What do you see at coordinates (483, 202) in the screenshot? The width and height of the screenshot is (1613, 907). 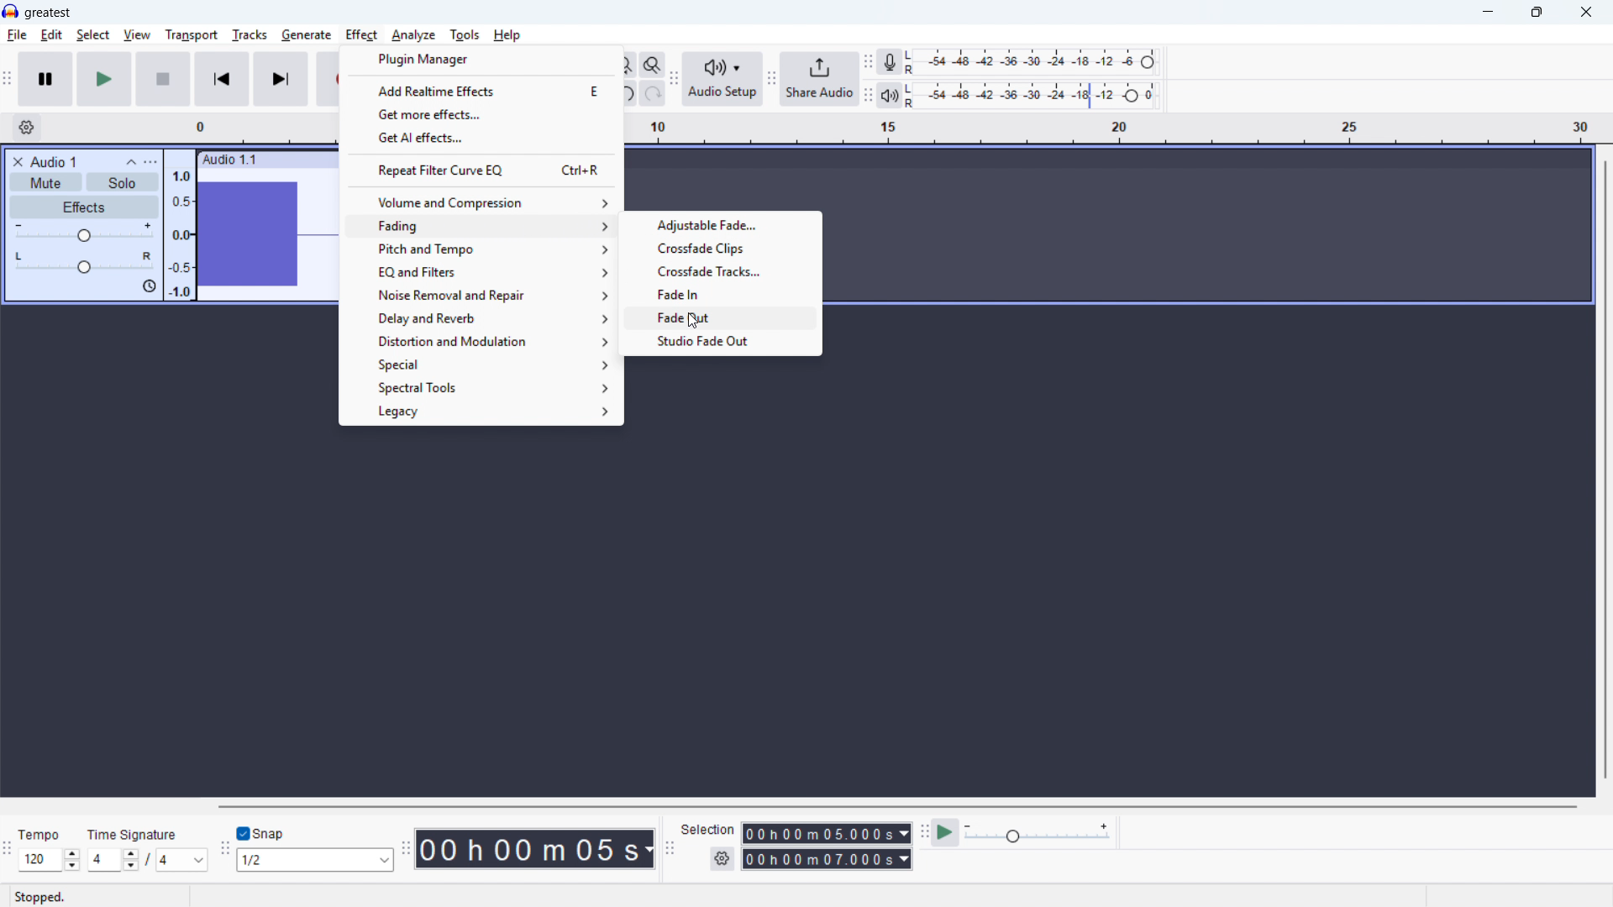 I see `Volume and compression ` at bounding box center [483, 202].